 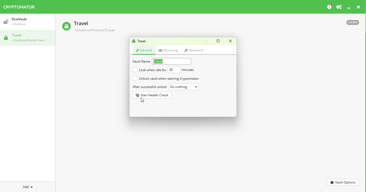 What do you see at coordinates (18, 20) in the screenshot?
I see `Vault` at bounding box center [18, 20].